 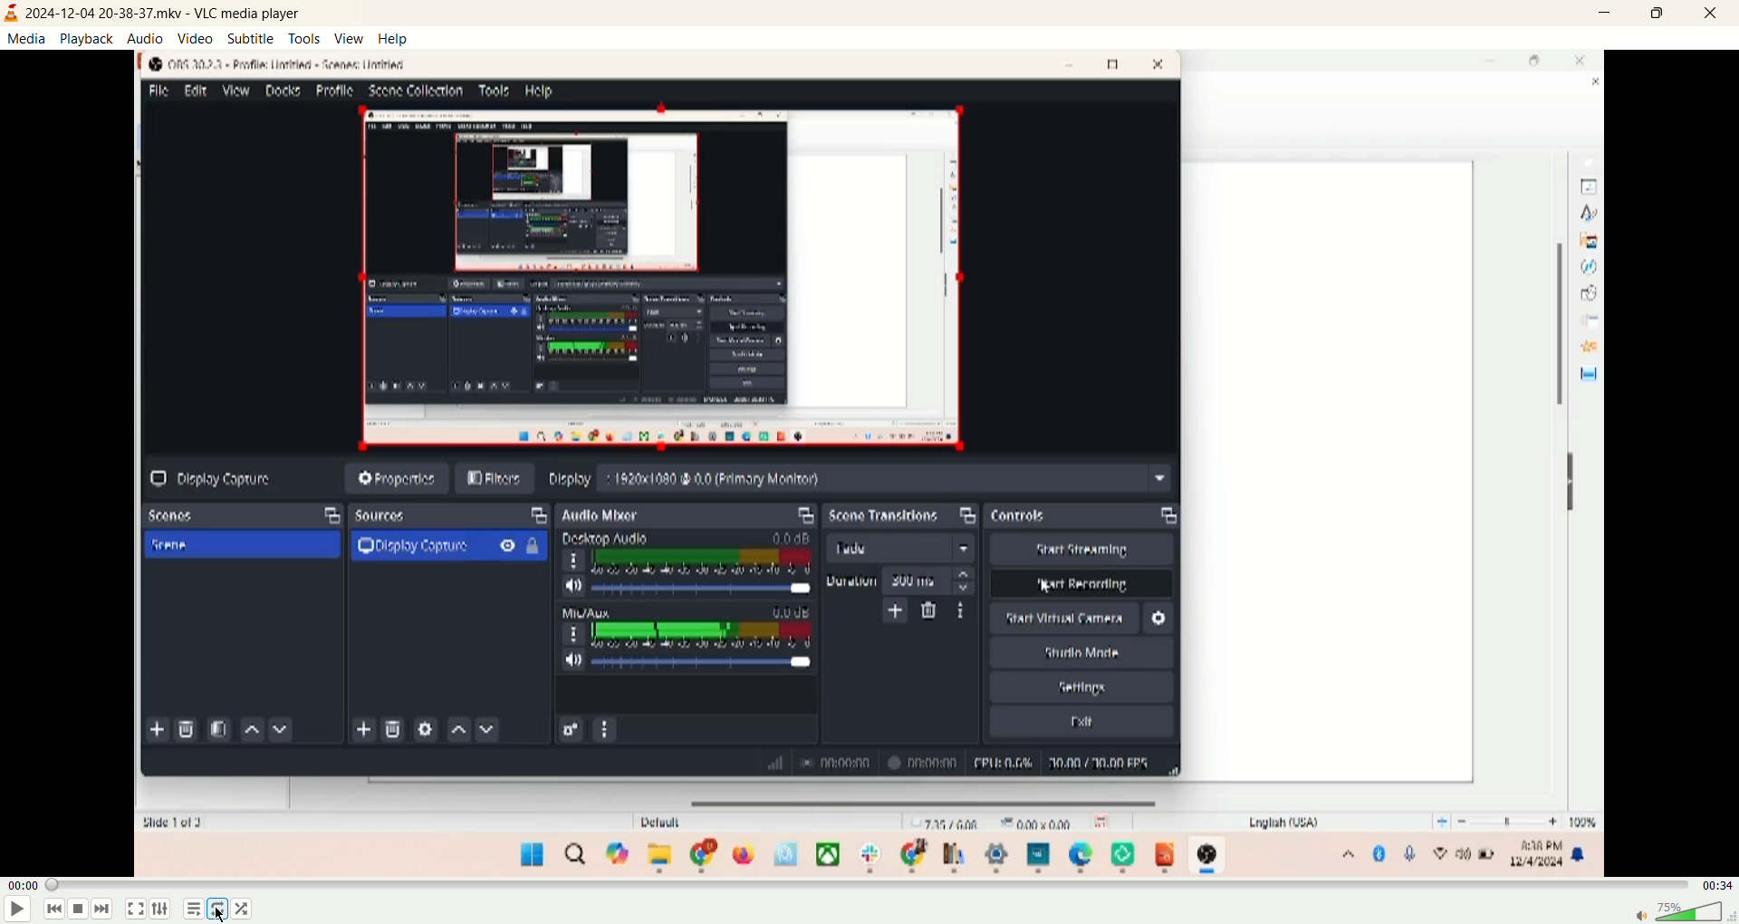 What do you see at coordinates (85, 40) in the screenshot?
I see `playback` at bounding box center [85, 40].